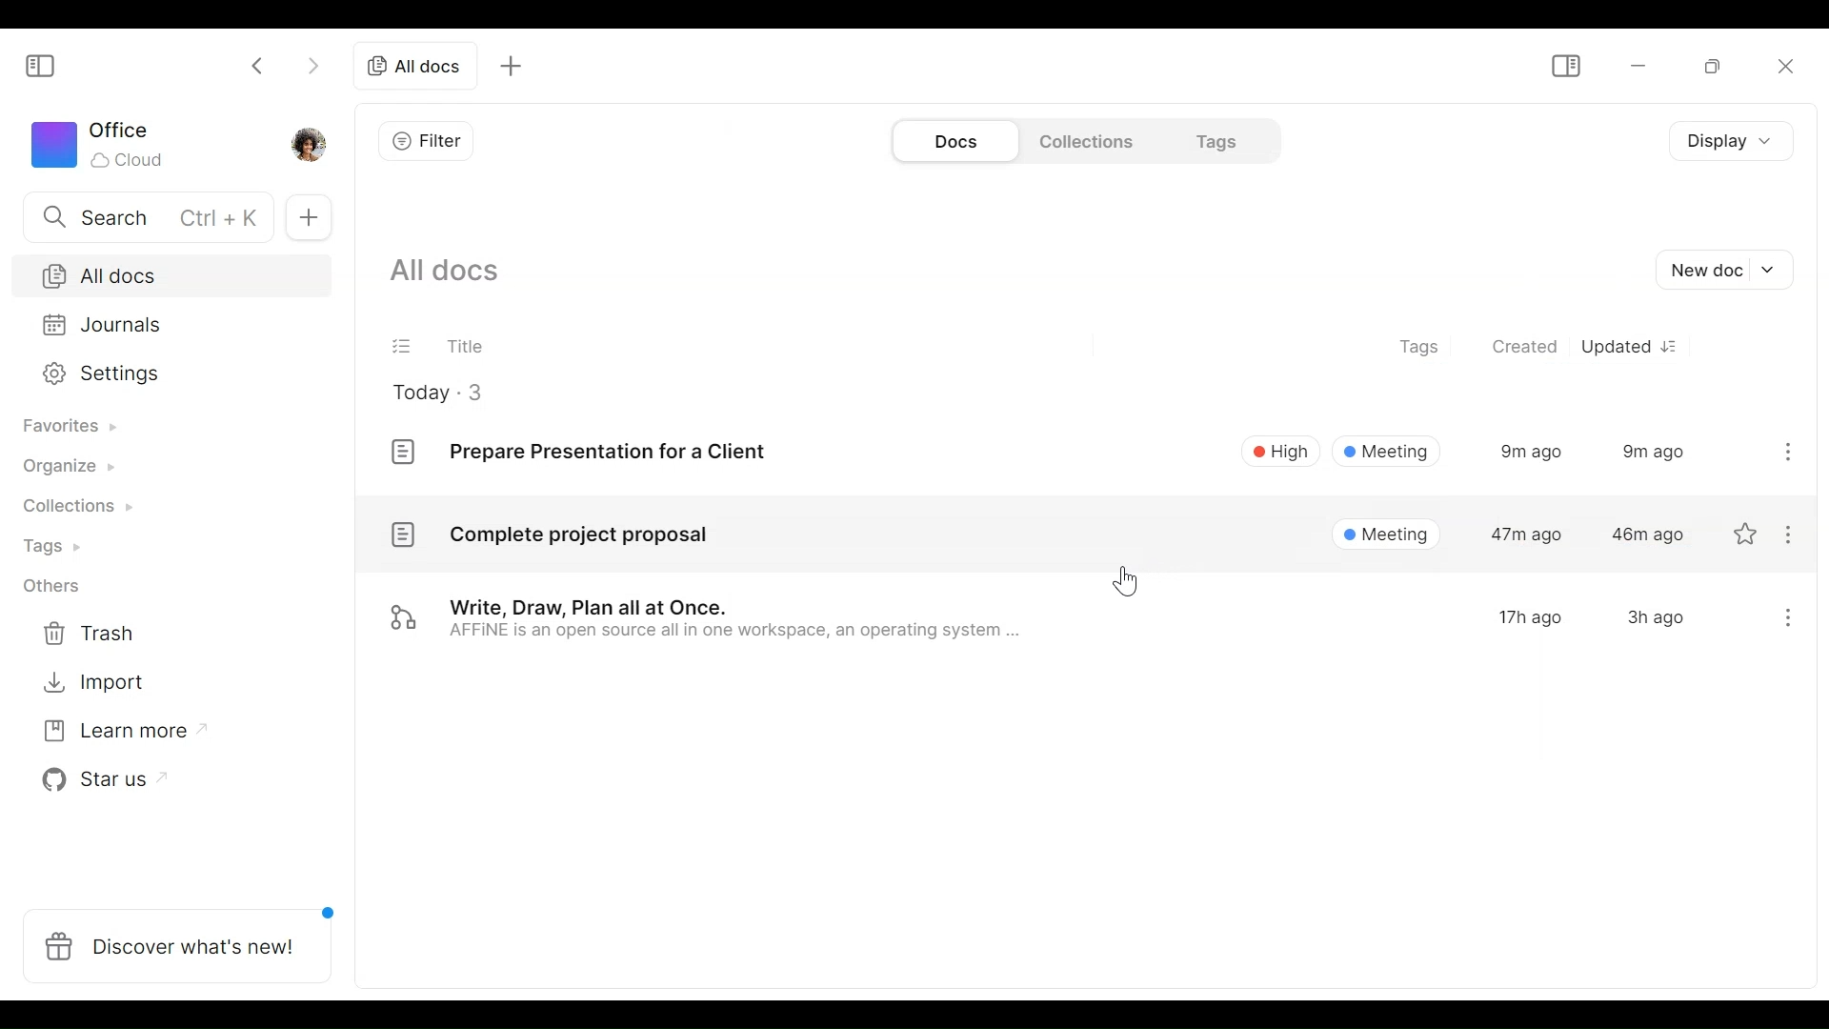  I want to click on New document, so click(1725, 267).